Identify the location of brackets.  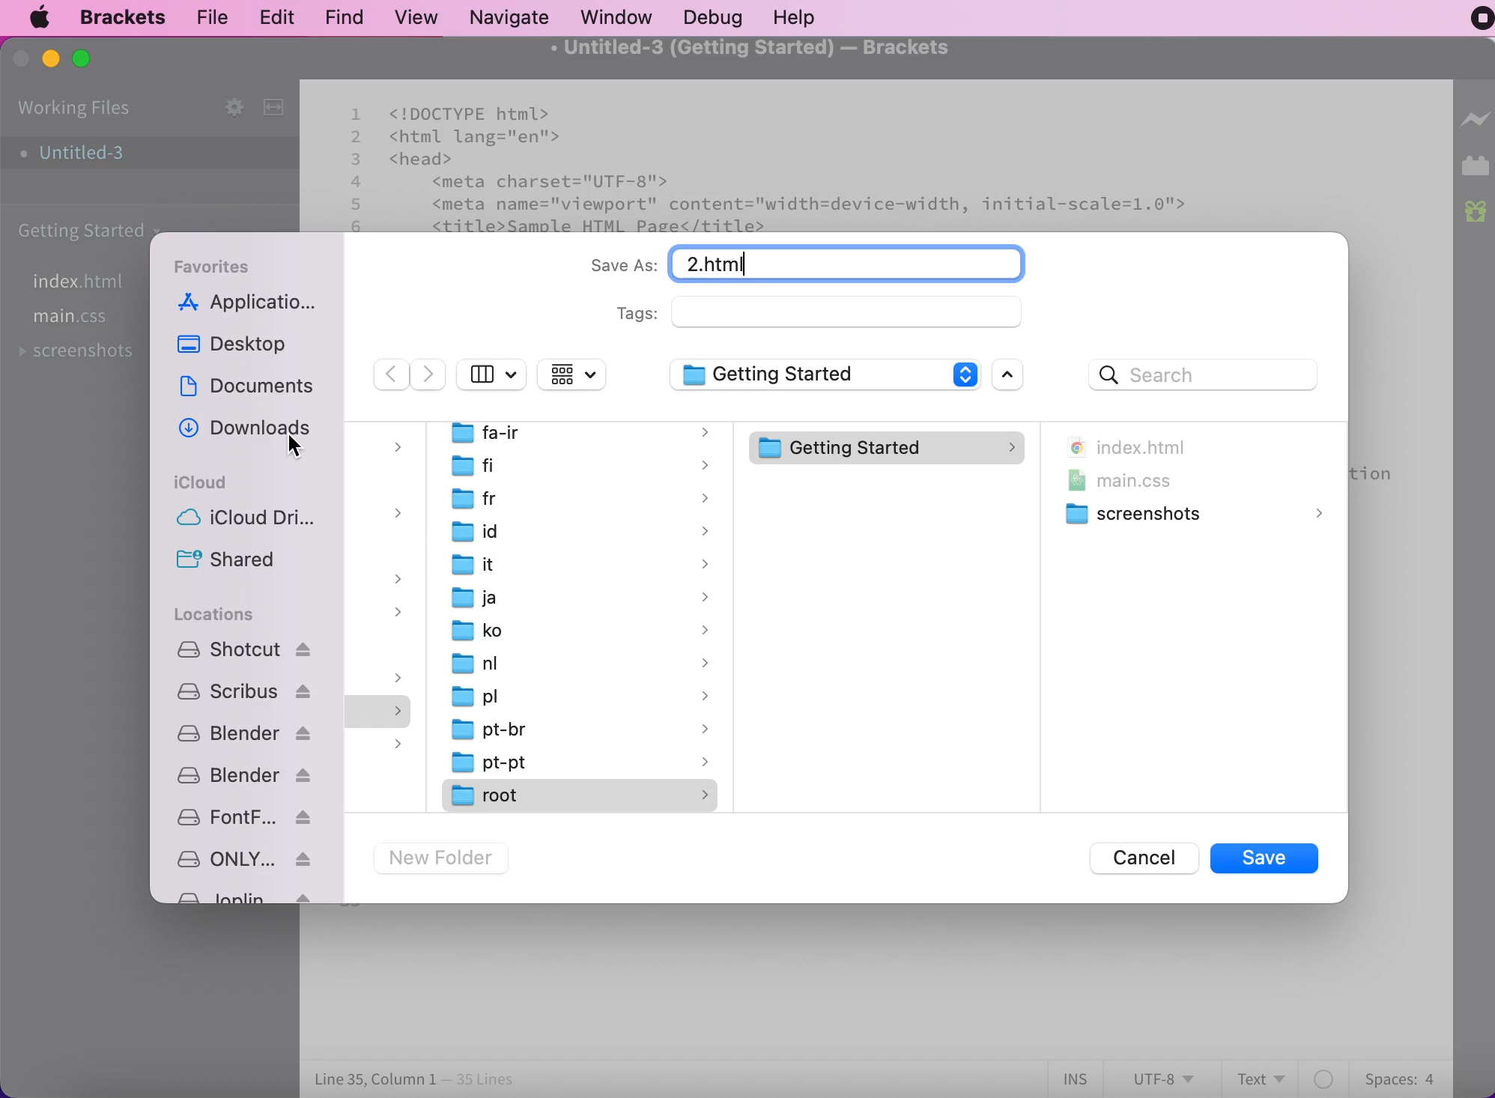
(125, 16).